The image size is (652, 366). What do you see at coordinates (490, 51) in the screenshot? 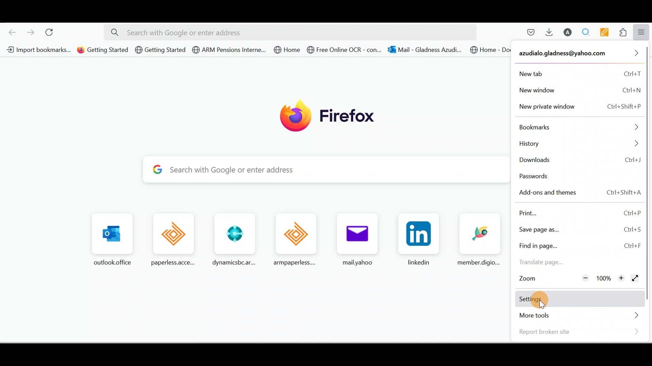
I see `Bookmark 8` at bounding box center [490, 51].